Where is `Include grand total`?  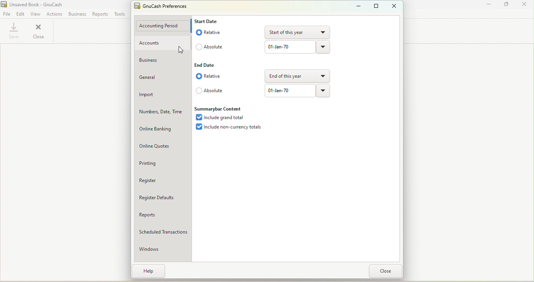 Include grand total is located at coordinates (223, 118).